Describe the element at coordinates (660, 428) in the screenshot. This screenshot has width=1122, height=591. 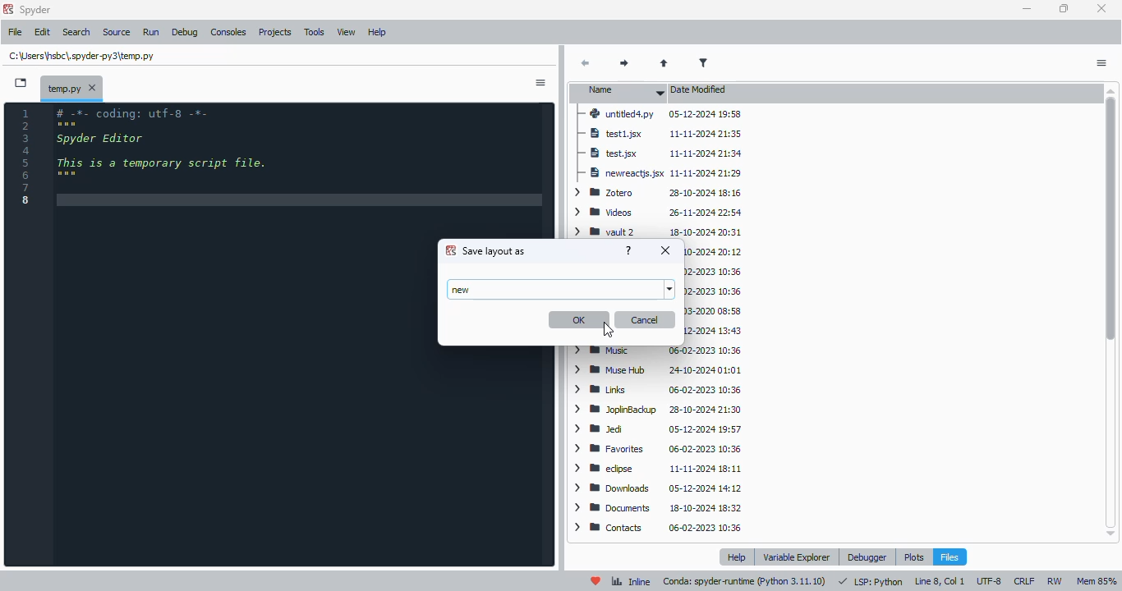
I see `Jed` at that location.